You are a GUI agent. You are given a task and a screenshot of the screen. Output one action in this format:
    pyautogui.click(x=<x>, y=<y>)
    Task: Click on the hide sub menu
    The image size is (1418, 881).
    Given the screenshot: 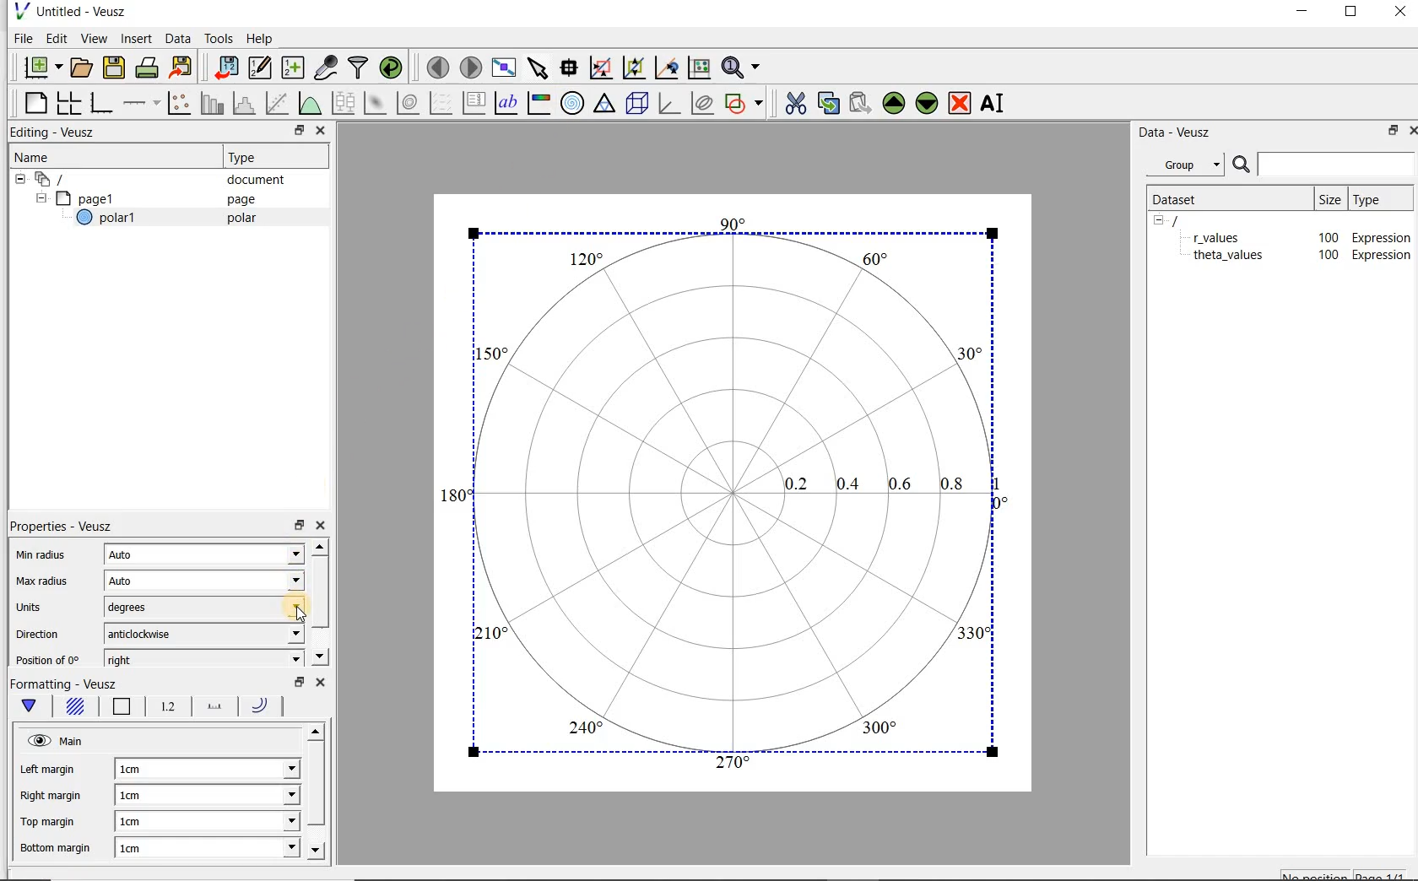 What is the action you would take?
    pyautogui.click(x=1159, y=219)
    